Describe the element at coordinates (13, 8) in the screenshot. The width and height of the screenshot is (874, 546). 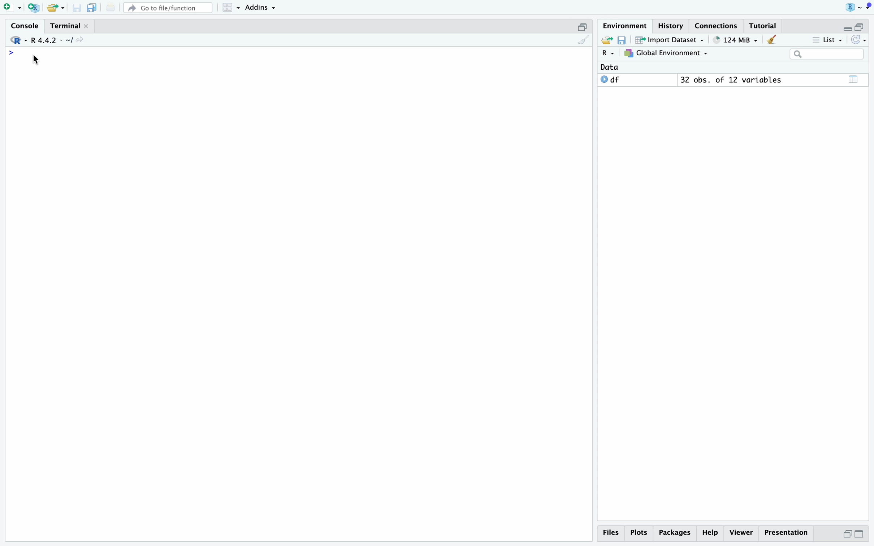
I see `Add file as` at that location.